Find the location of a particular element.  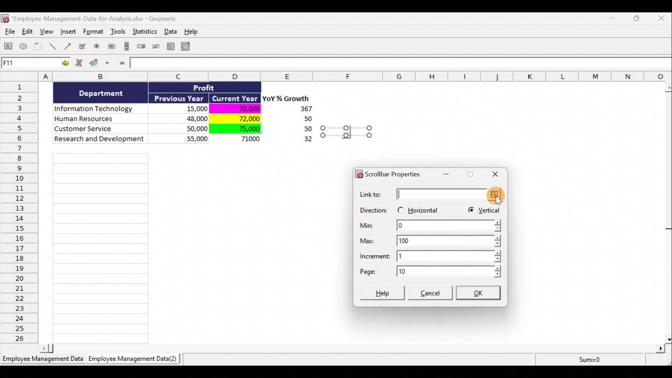

Cell allocation is located at coordinates (35, 64).